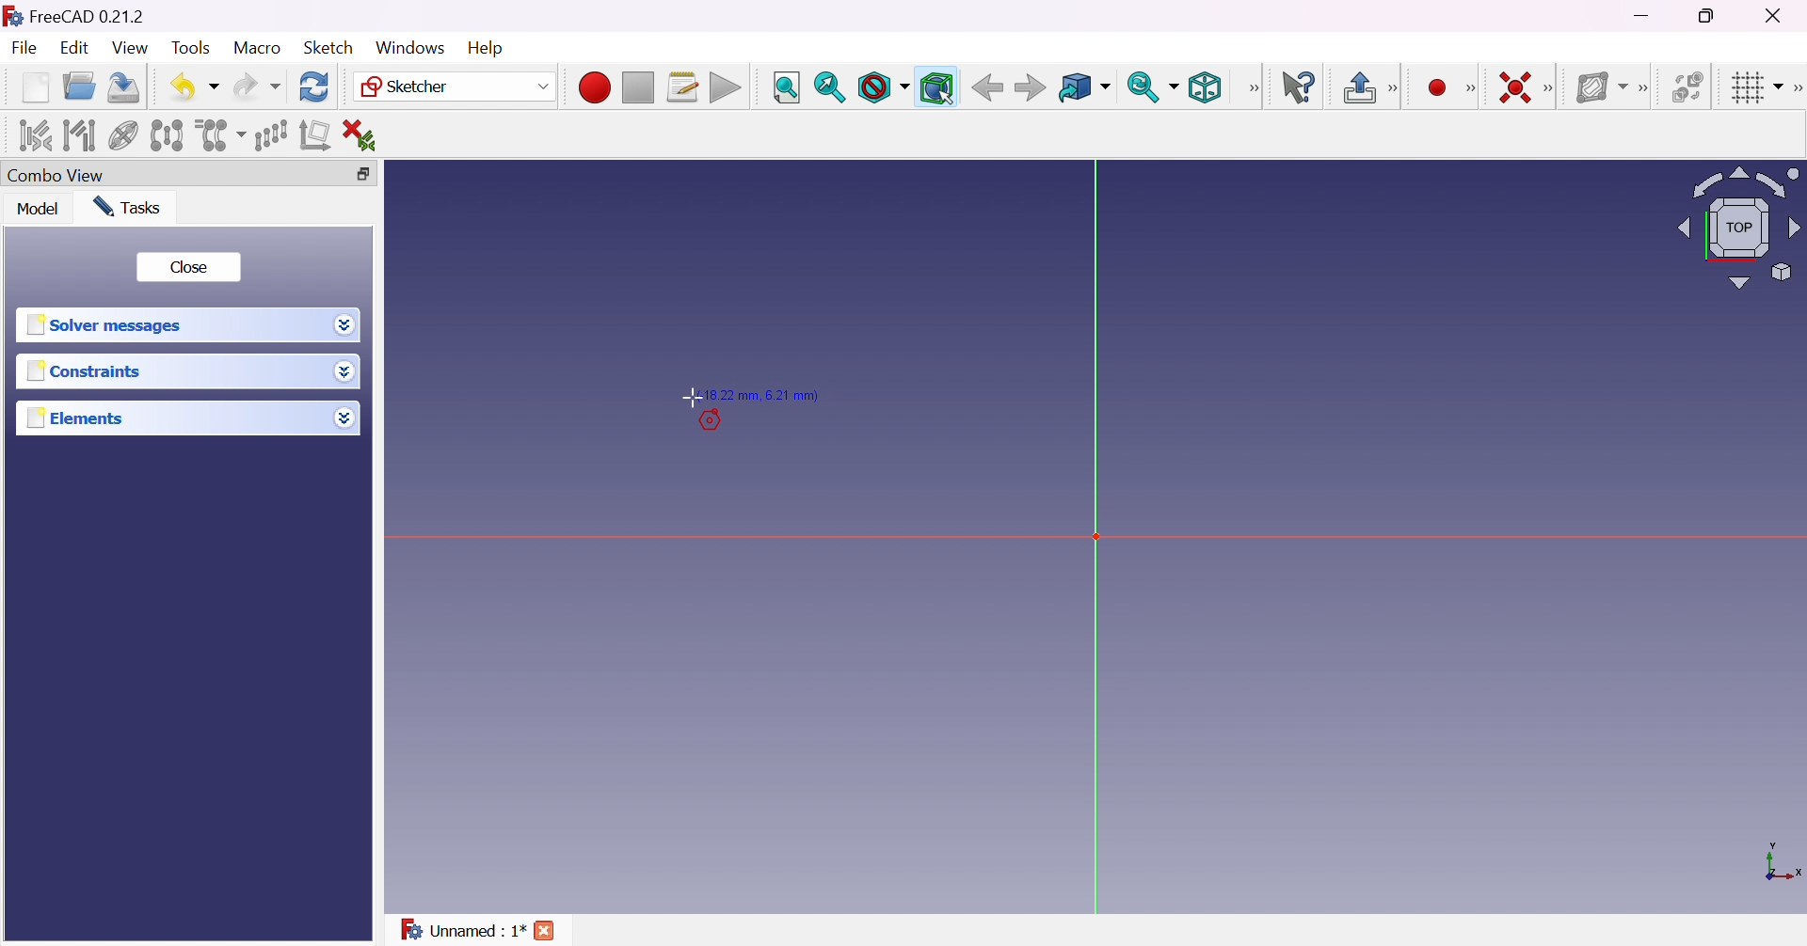  What do you see at coordinates (258, 48) in the screenshot?
I see `Macro` at bounding box center [258, 48].